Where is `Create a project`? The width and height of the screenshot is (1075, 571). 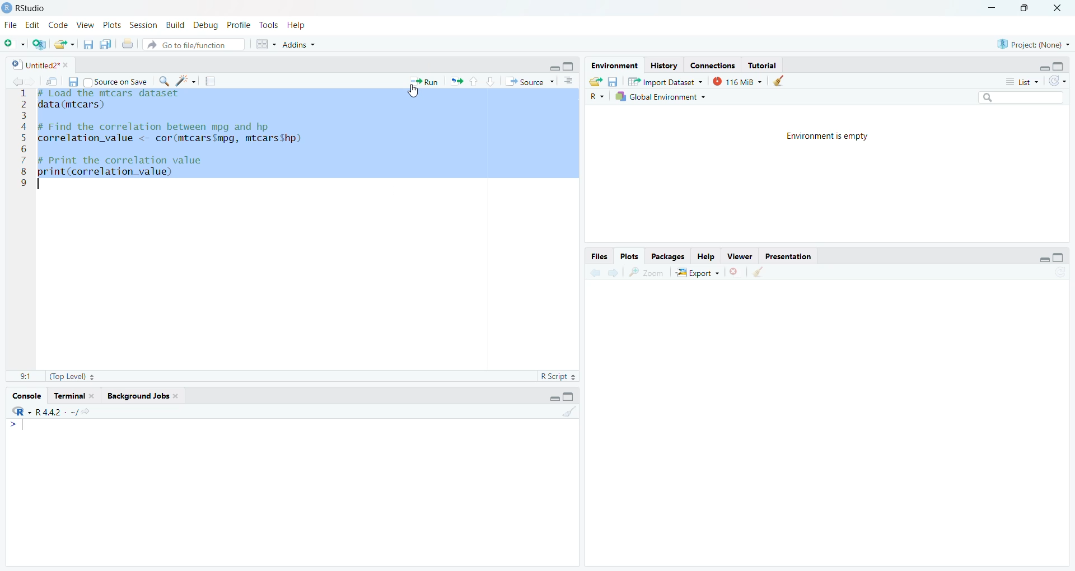
Create a project is located at coordinates (40, 45).